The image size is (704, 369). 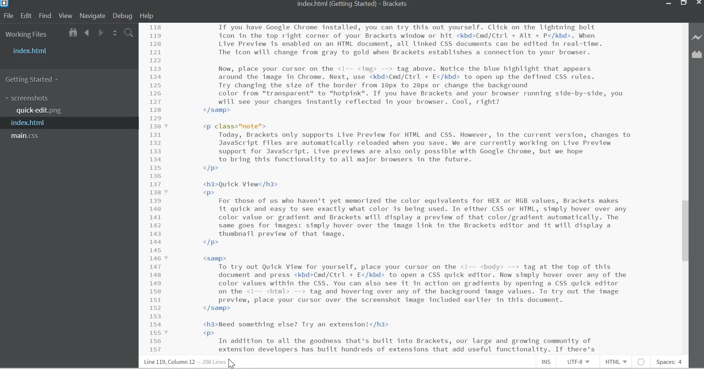 I want to click on Split the editor vertically or horizontally, so click(x=115, y=33).